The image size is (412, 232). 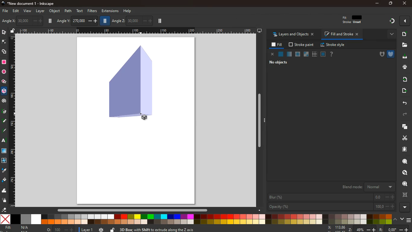 What do you see at coordinates (101, 230) in the screenshot?
I see `time` at bounding box center [101, 230].